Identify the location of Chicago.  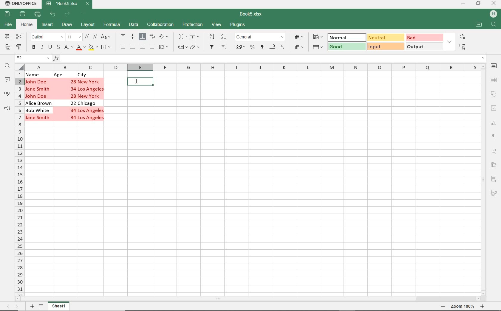
(88, 104).